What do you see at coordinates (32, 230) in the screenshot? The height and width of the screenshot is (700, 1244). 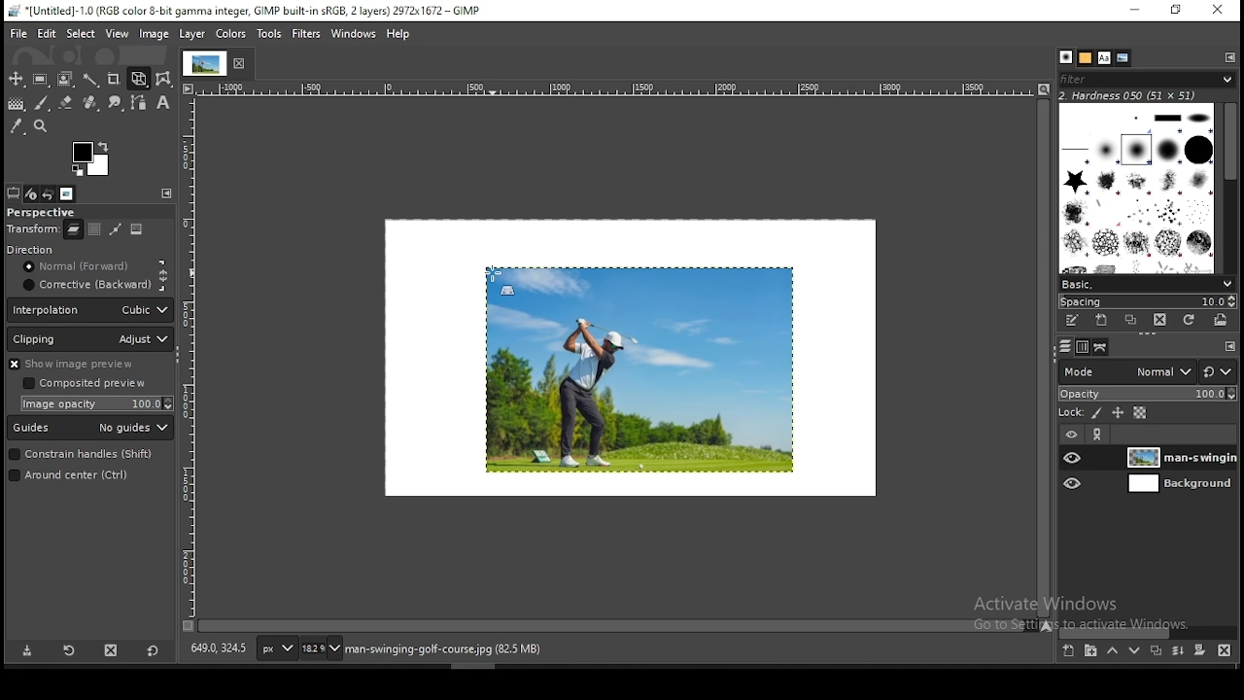 I see `transform` at bounding box center [32, 230].